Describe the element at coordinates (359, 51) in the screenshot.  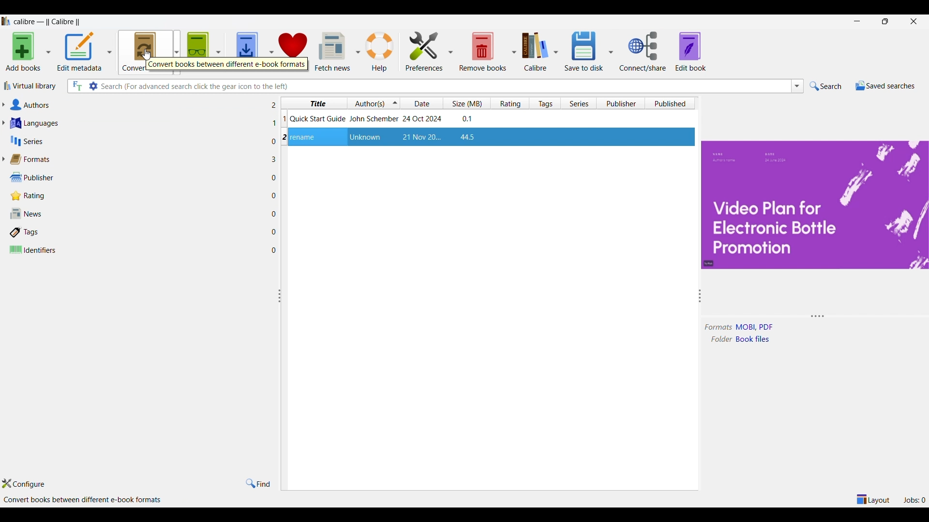
I see `Fetch news options` at that location.